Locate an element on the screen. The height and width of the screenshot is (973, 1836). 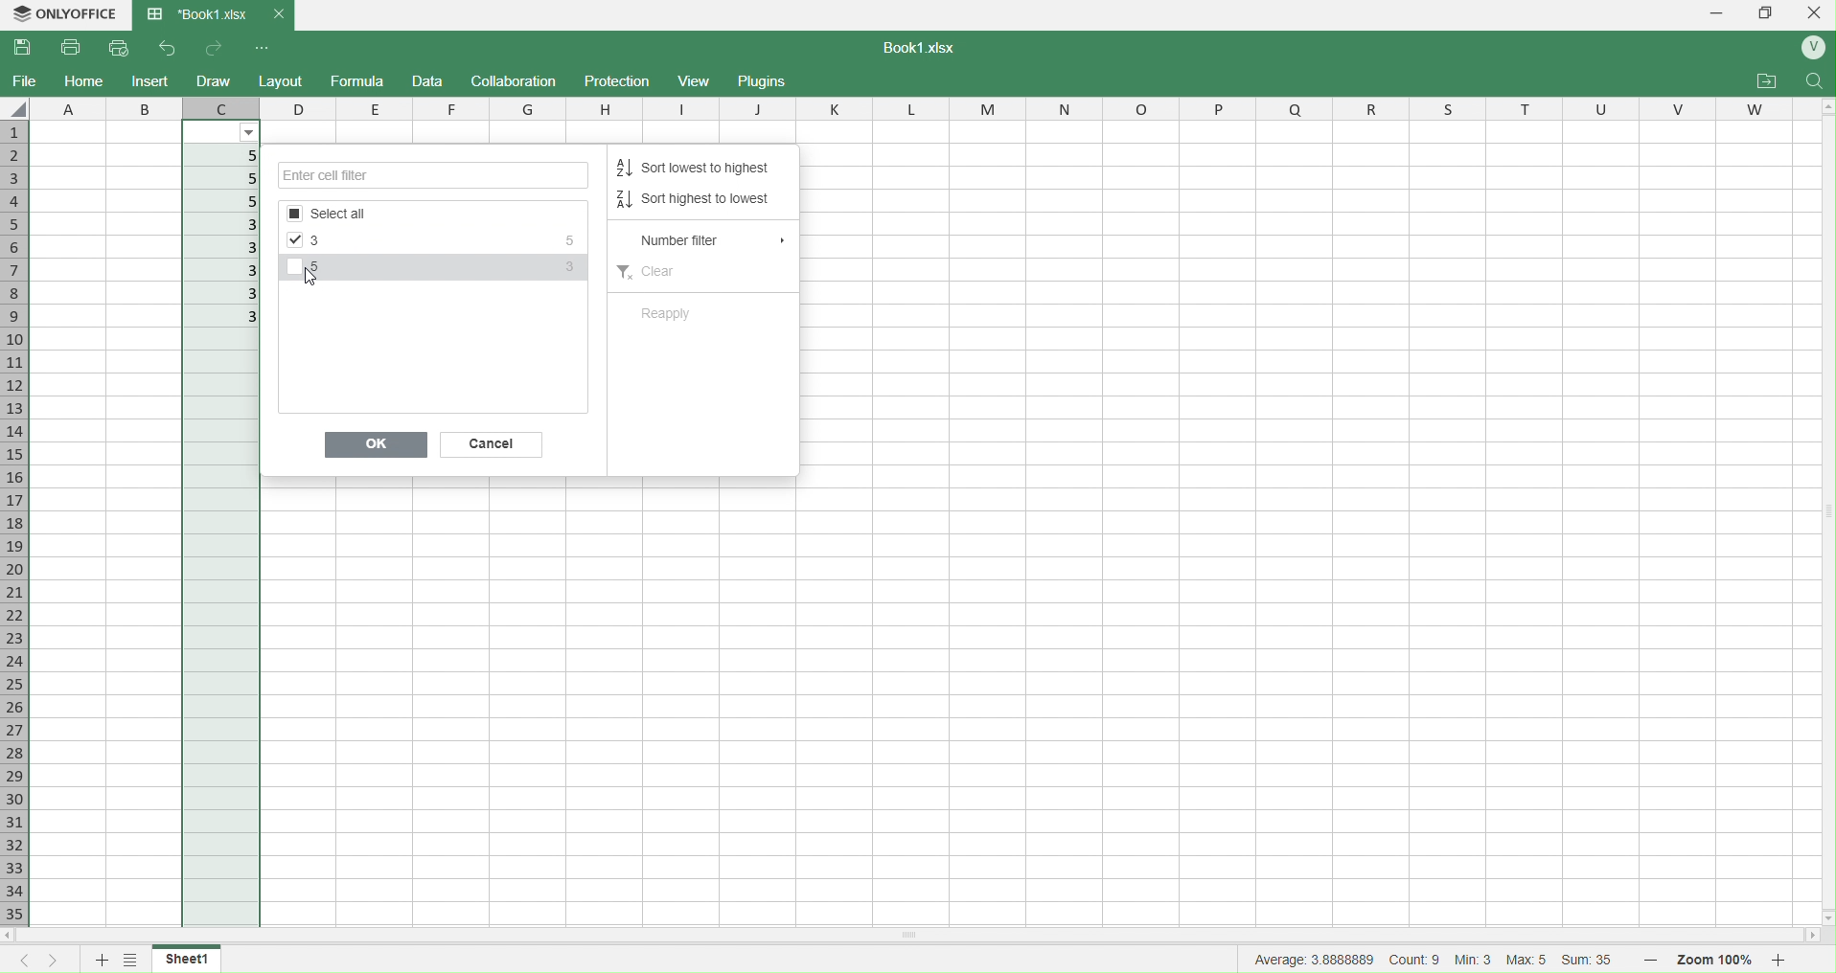
Sheet1 is located at coordinates (195, 959).